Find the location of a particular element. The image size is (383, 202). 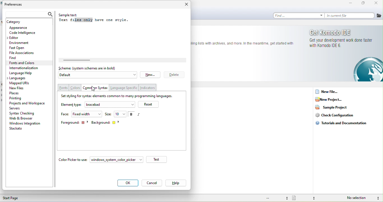

code intelilgence is located at coordinates (27, 33).